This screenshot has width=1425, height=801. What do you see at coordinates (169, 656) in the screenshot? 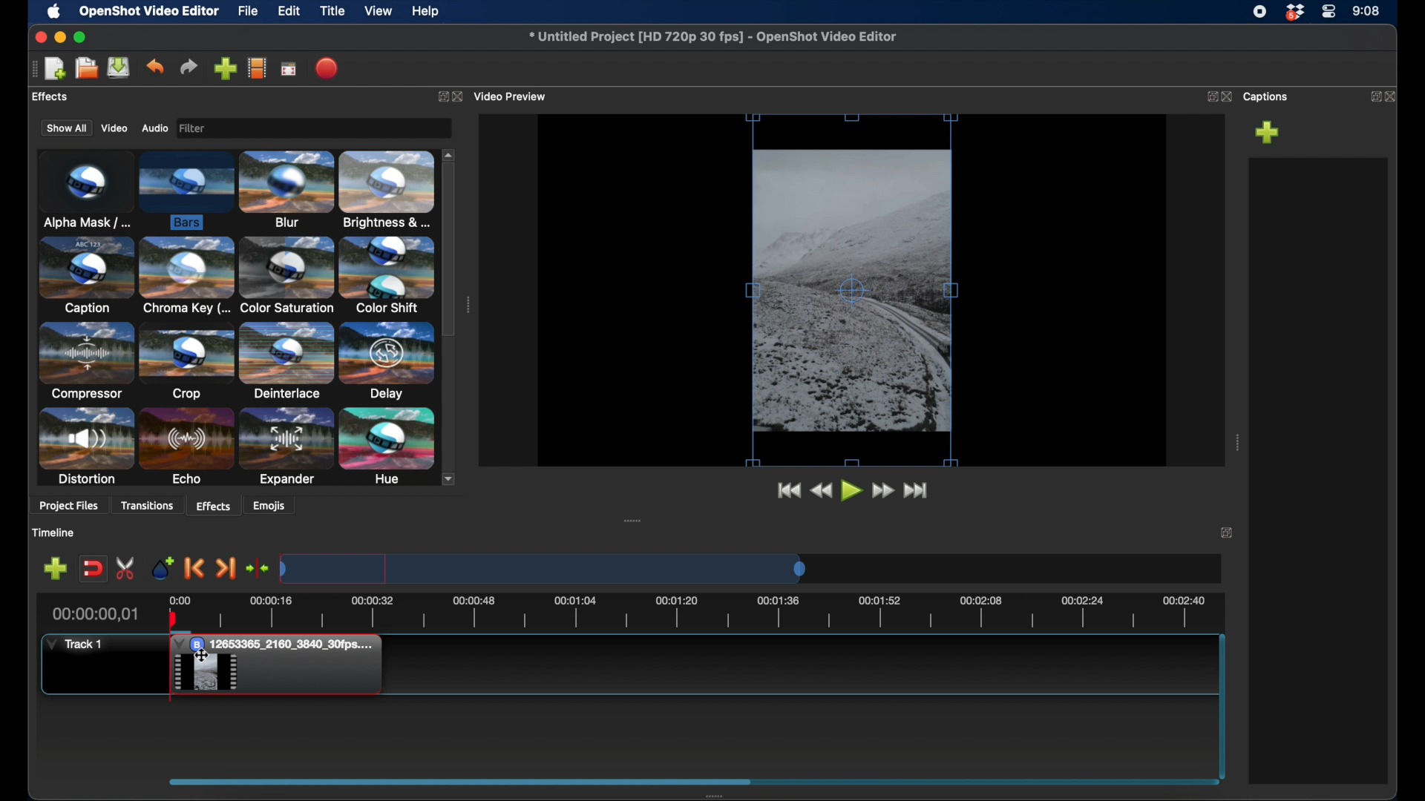
I see `bar` at bounding box center [169, 656].